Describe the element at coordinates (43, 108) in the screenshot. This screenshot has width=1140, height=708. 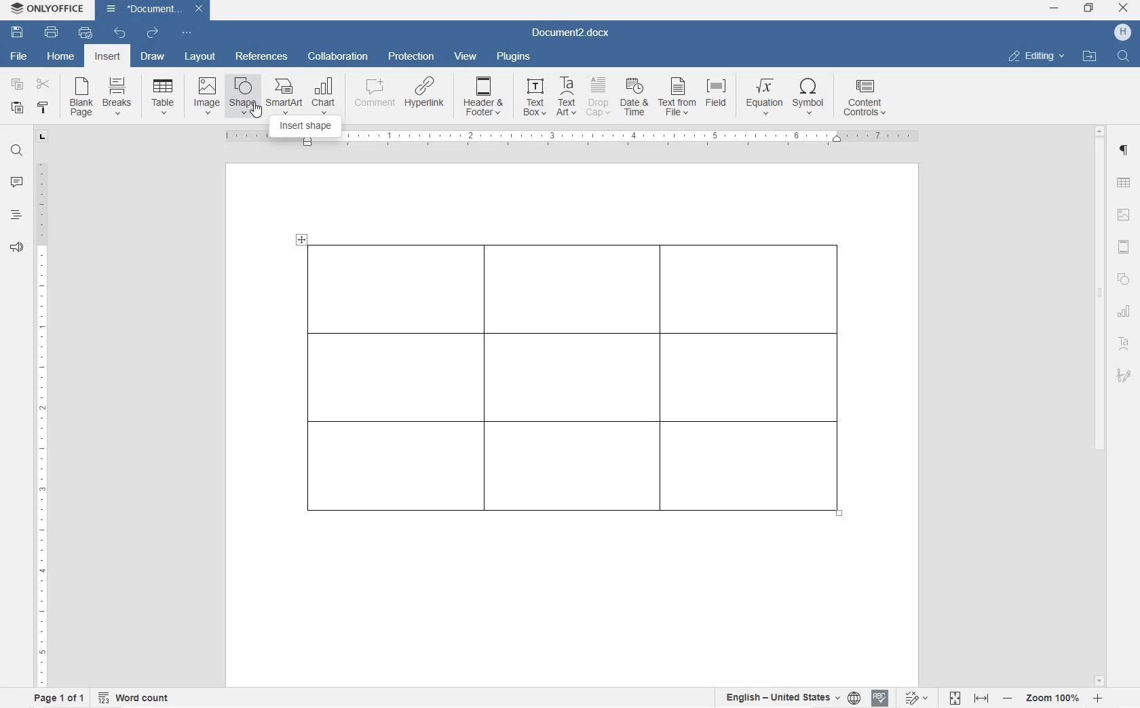
I see `copy style` at that location.